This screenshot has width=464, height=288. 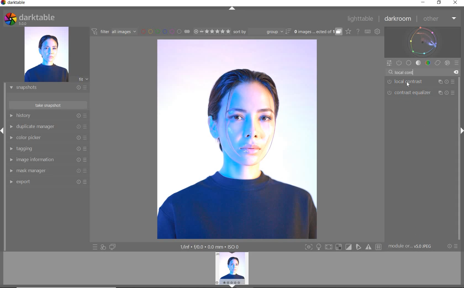 I want to click on OTHER, so click(x=439, y=19).